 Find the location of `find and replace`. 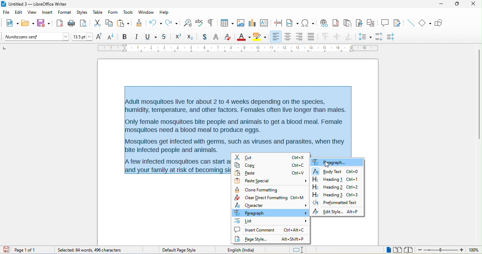

find and replace is located at coordinates (188, 23).